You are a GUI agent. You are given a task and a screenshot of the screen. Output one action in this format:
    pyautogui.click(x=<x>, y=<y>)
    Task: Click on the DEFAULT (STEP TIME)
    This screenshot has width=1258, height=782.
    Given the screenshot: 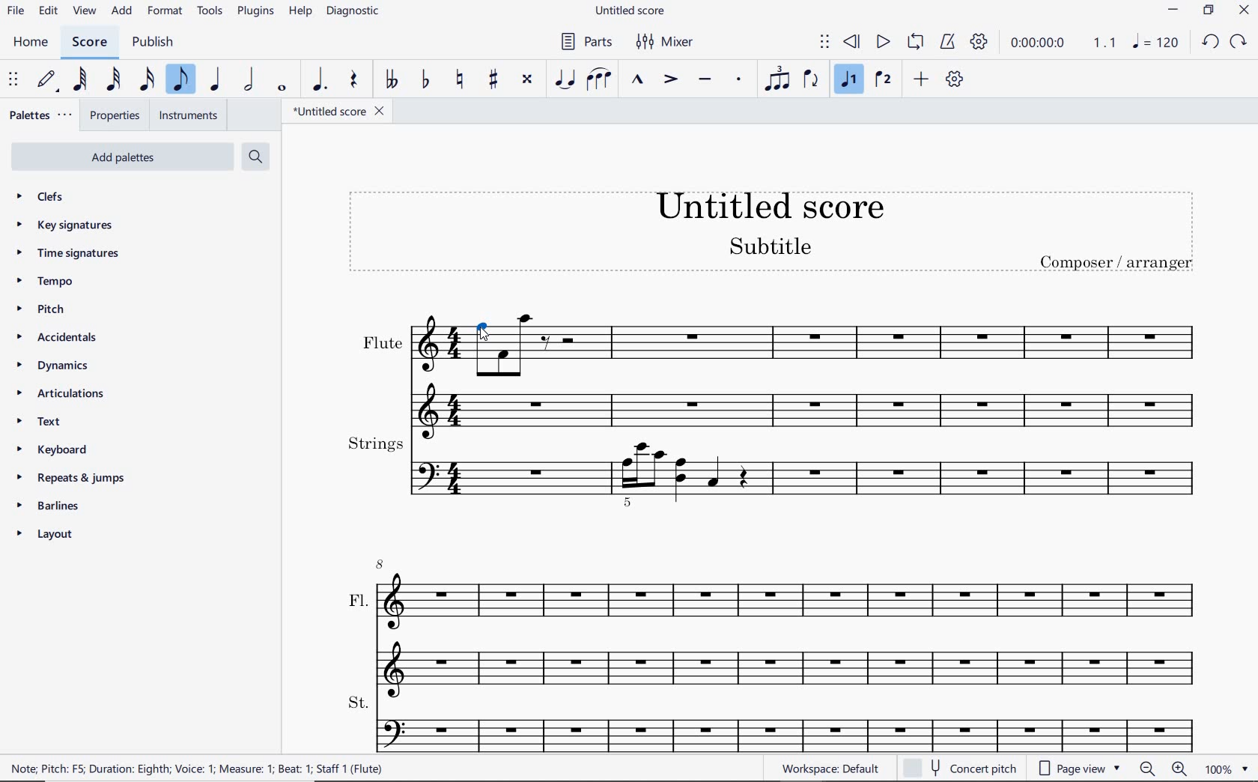 What is the action you would take?
    pyautogui.click(x=45, y=80)
    